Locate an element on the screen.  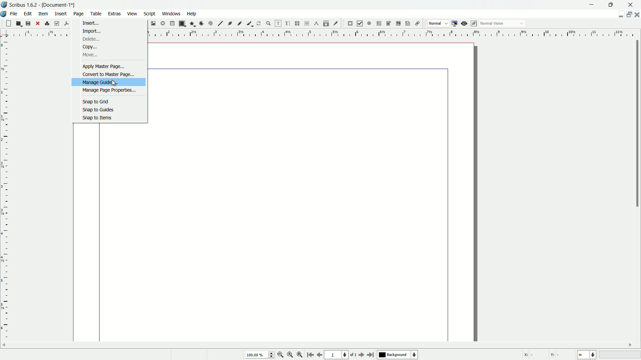
text annotation is located at coordinates (407, 24).